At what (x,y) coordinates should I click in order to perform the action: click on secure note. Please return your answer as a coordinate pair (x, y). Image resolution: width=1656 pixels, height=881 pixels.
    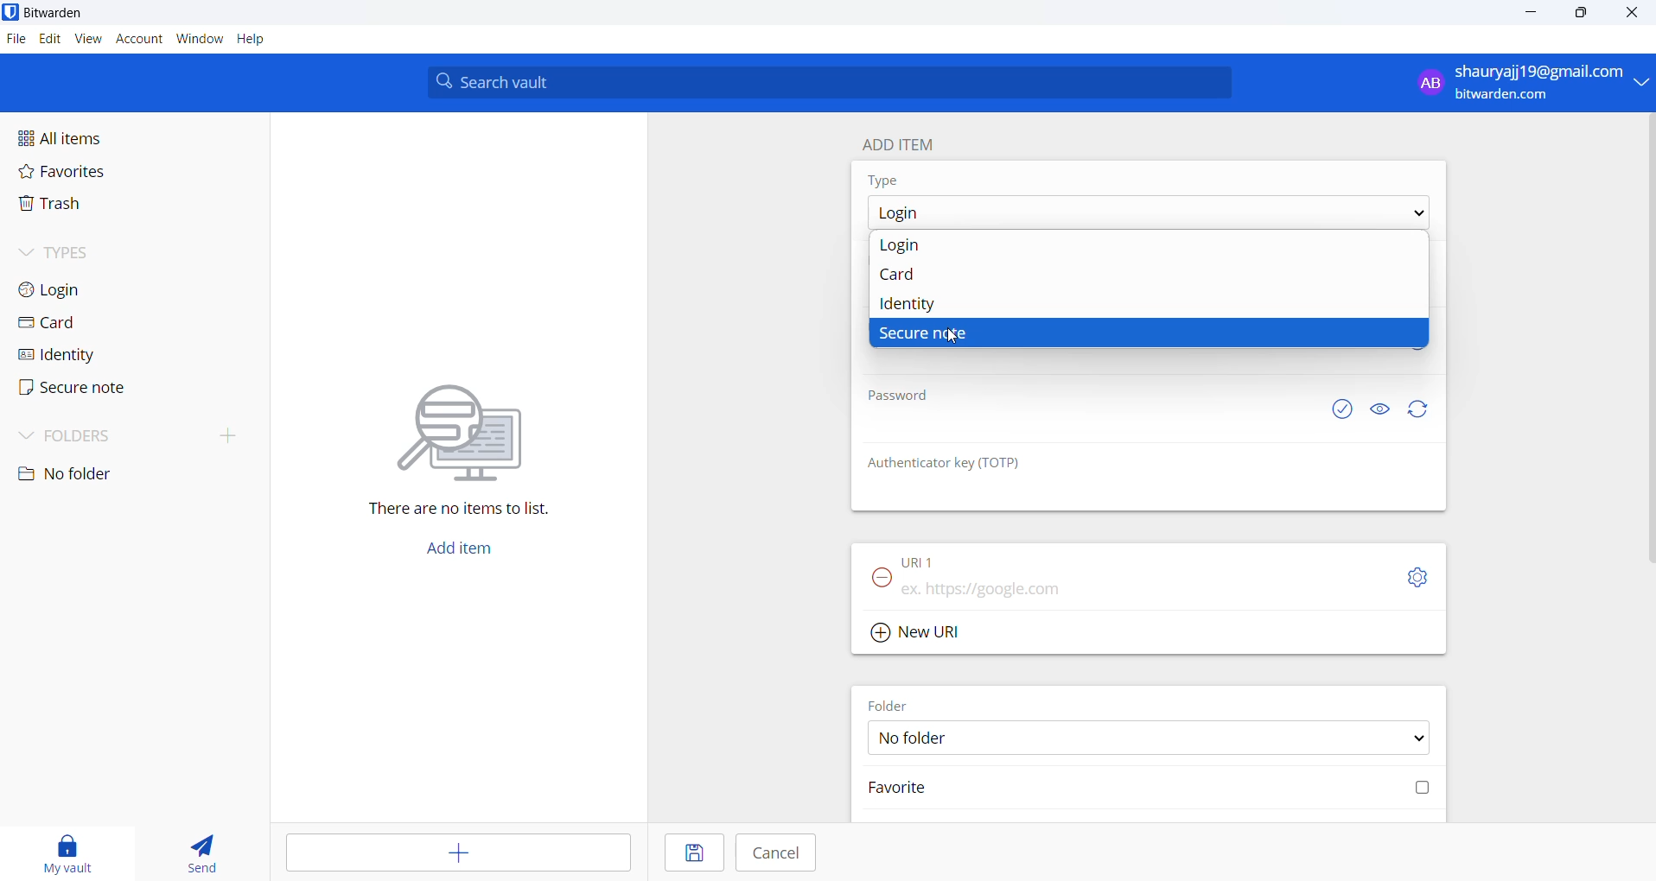
    Looking at the image, I should click on (1152, 335).